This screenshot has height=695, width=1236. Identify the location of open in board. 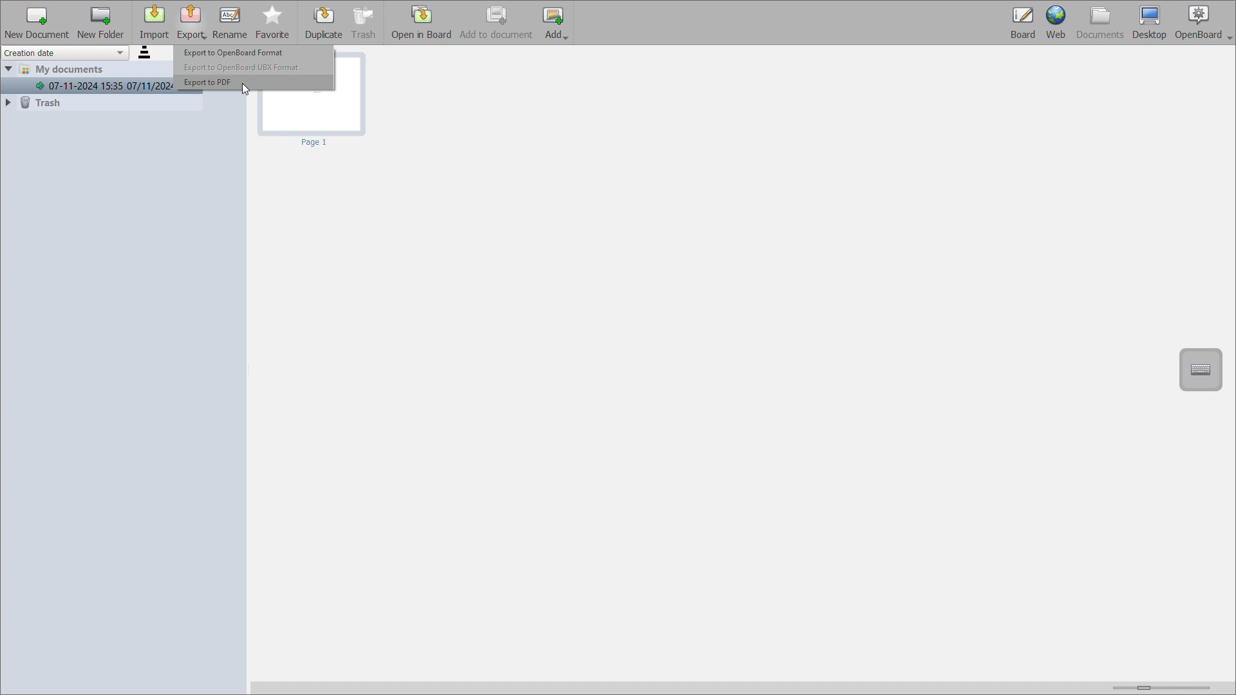
(421, 22).